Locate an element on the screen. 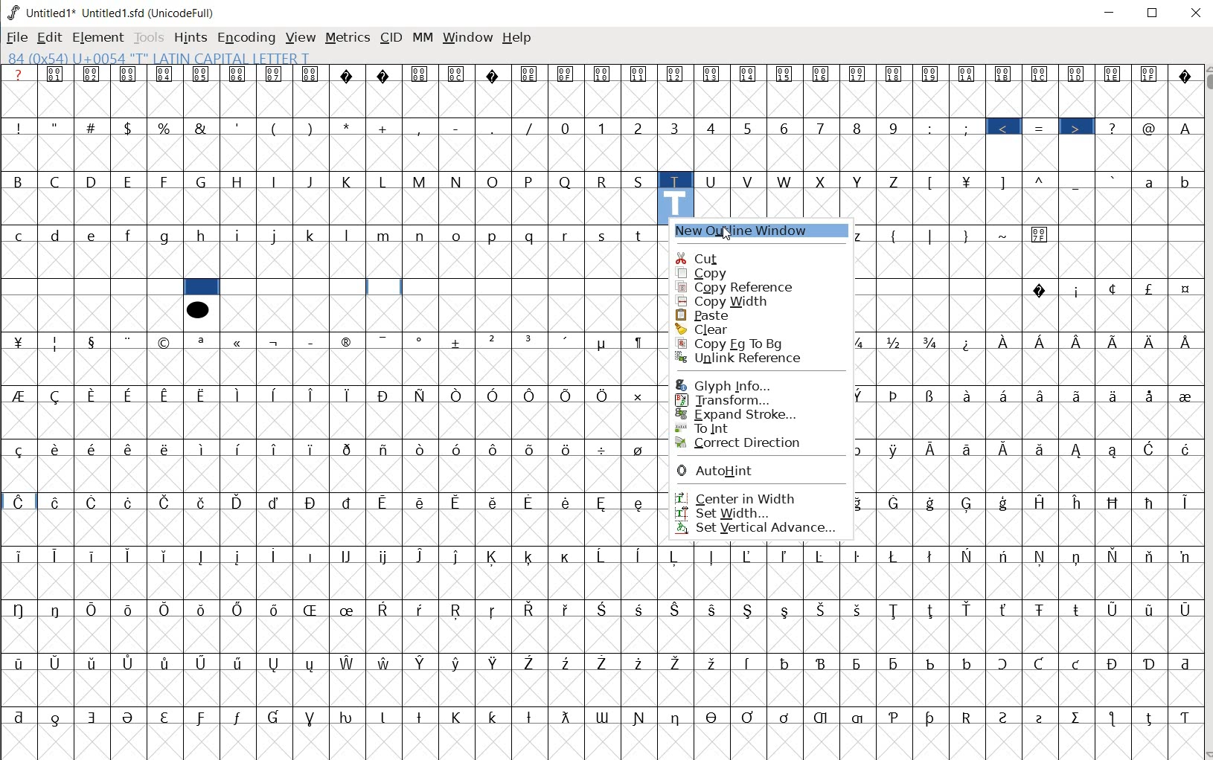 This screenshot has height=760, width=1213. N is located at coordinates (458, 181).